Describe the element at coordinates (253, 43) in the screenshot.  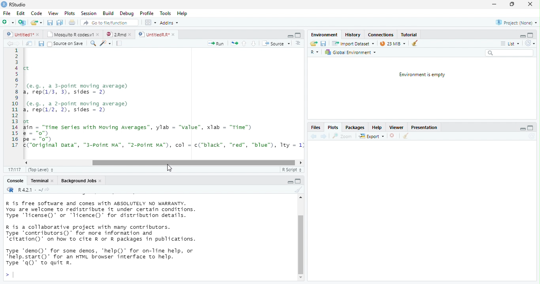
I see `down` at that location.